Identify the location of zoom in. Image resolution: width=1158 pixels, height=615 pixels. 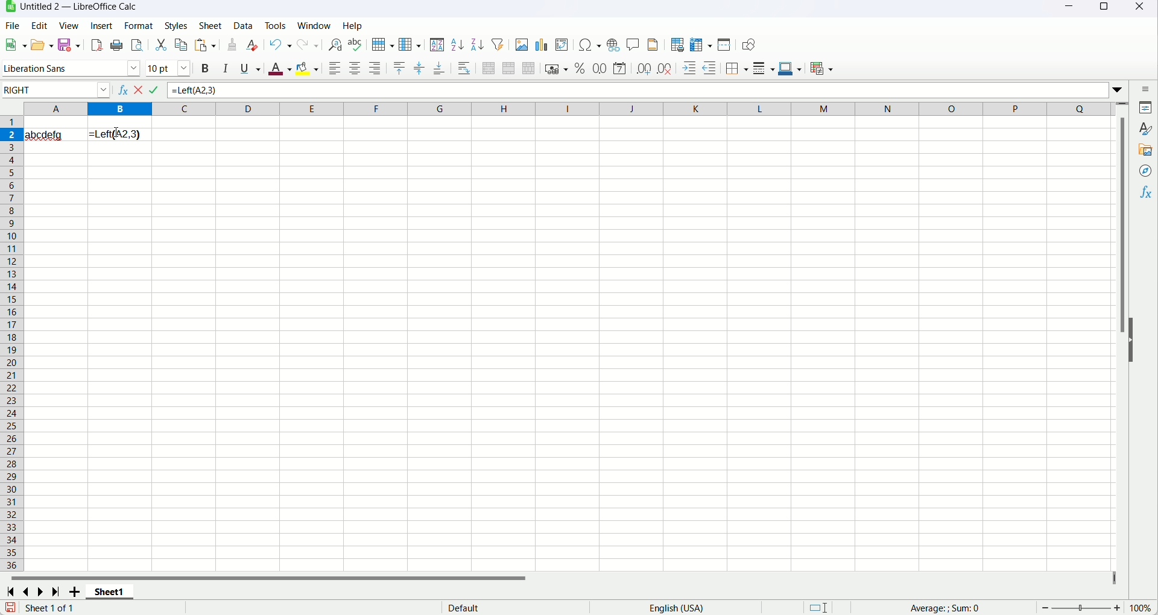
(1118, 608).